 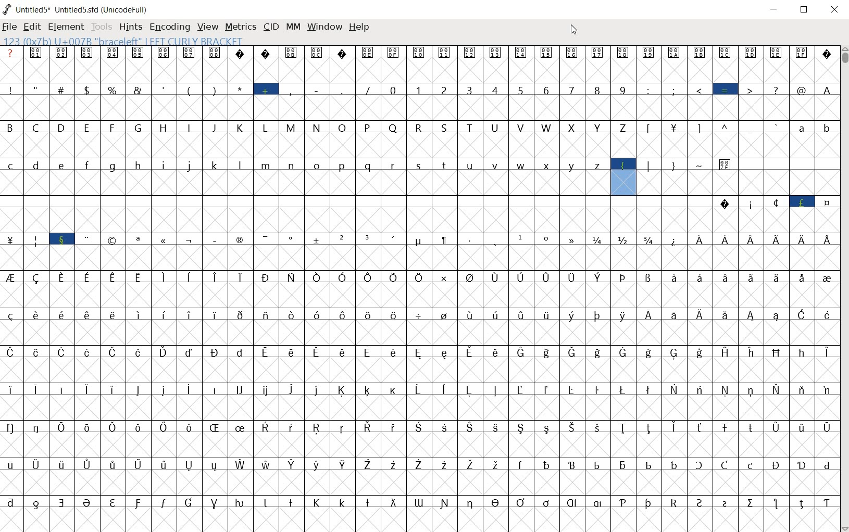 I want to click on CID, so click(x=271, y=27).